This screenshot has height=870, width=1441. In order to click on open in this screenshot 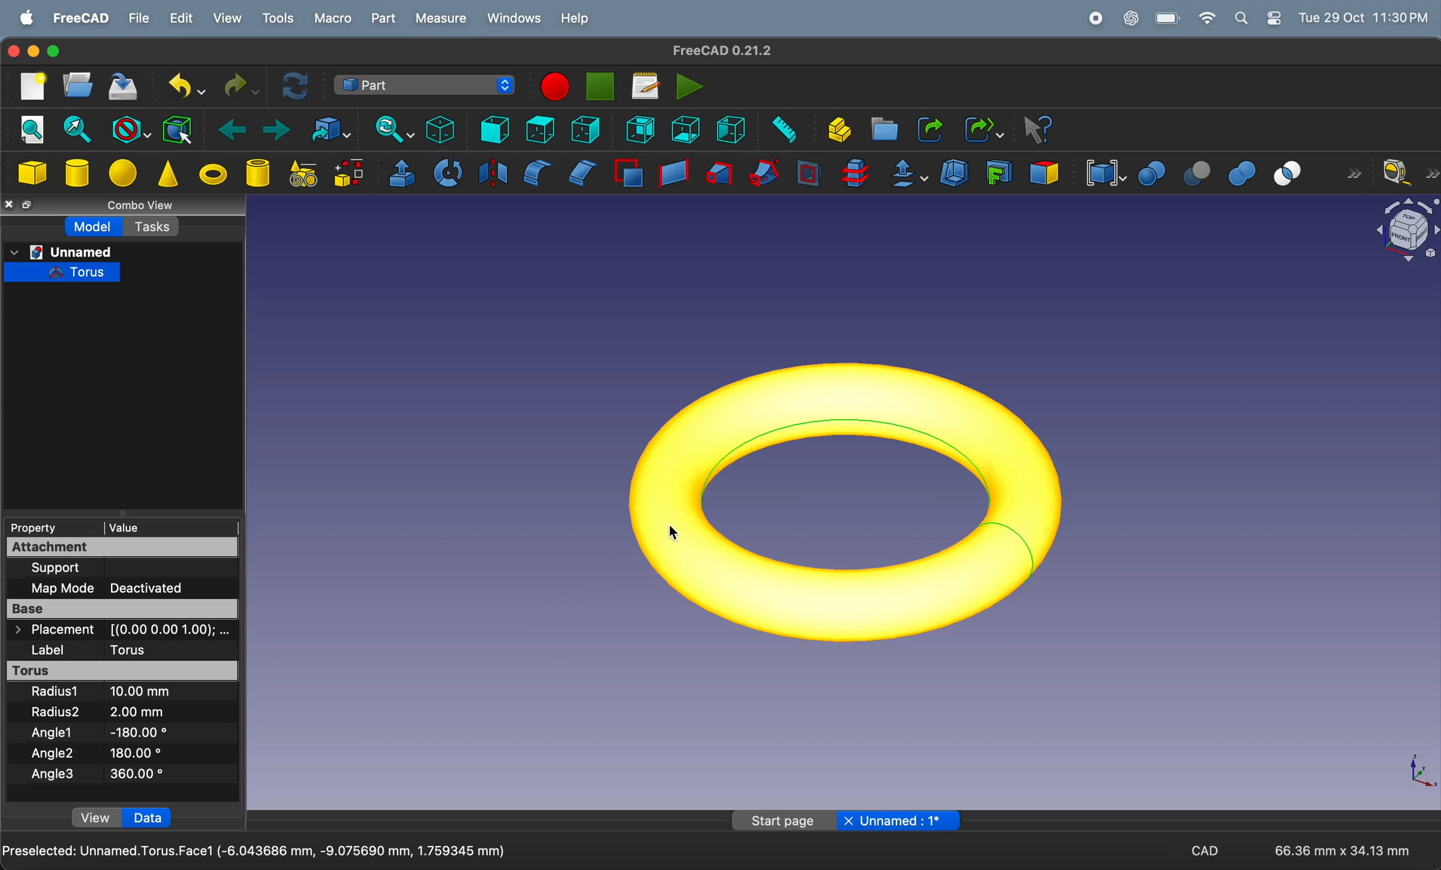, I will do `click(78, 88)`.